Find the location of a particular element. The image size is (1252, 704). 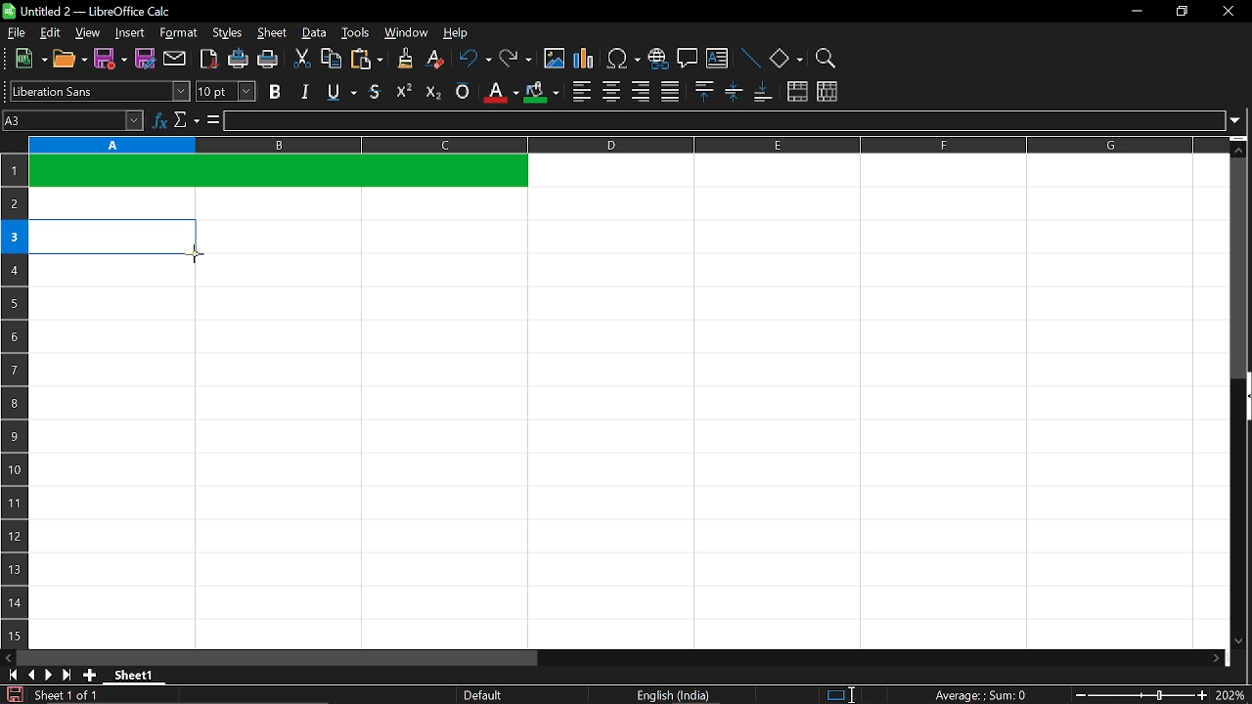

data is located at coordinates (315, 34).